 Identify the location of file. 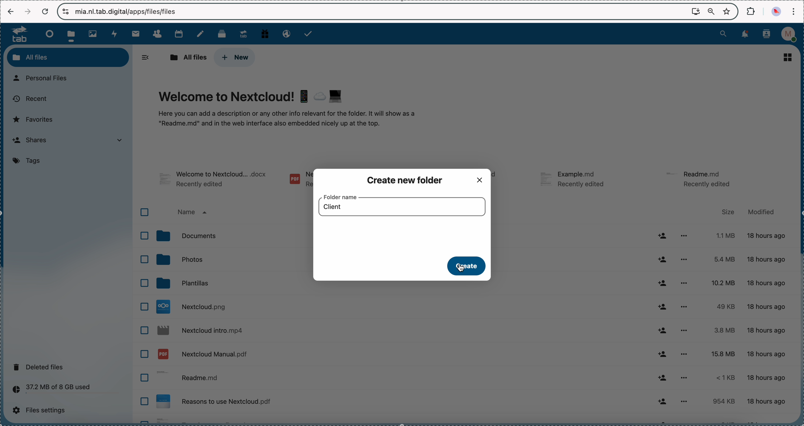
(701, 178).